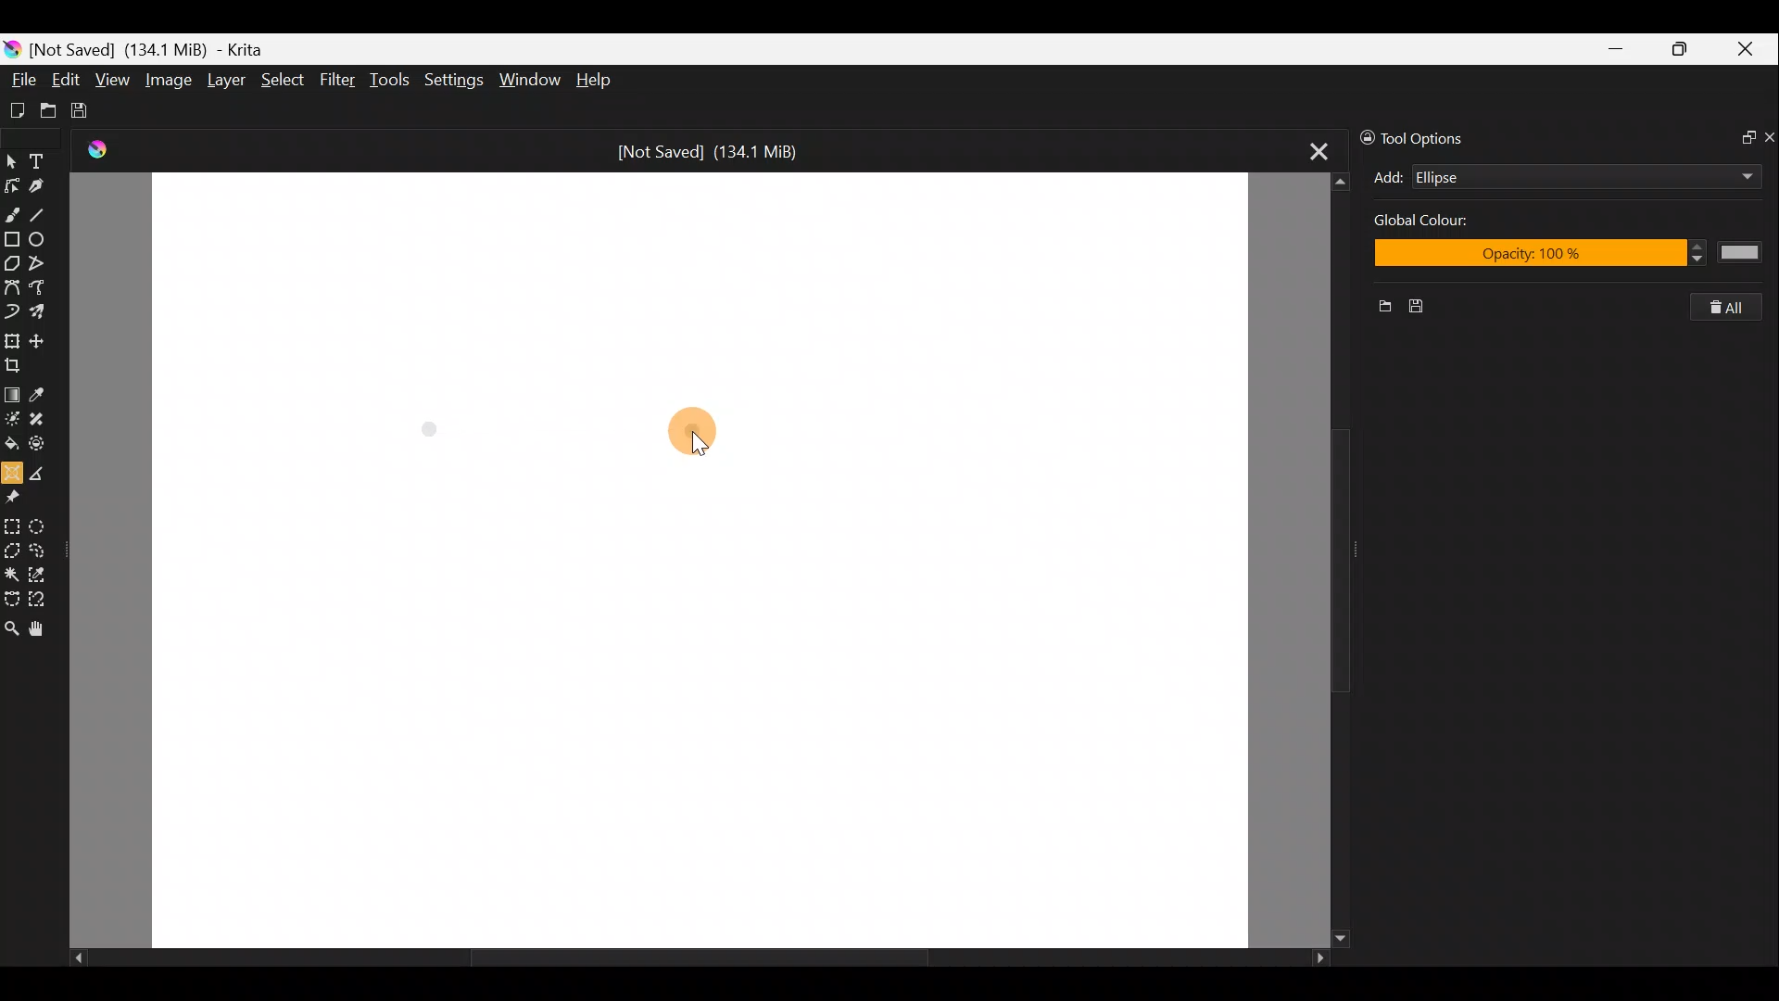  Describe the element at coordinates (44, 472) in the screenshot. I see `Measure the distance between two points` at that location.